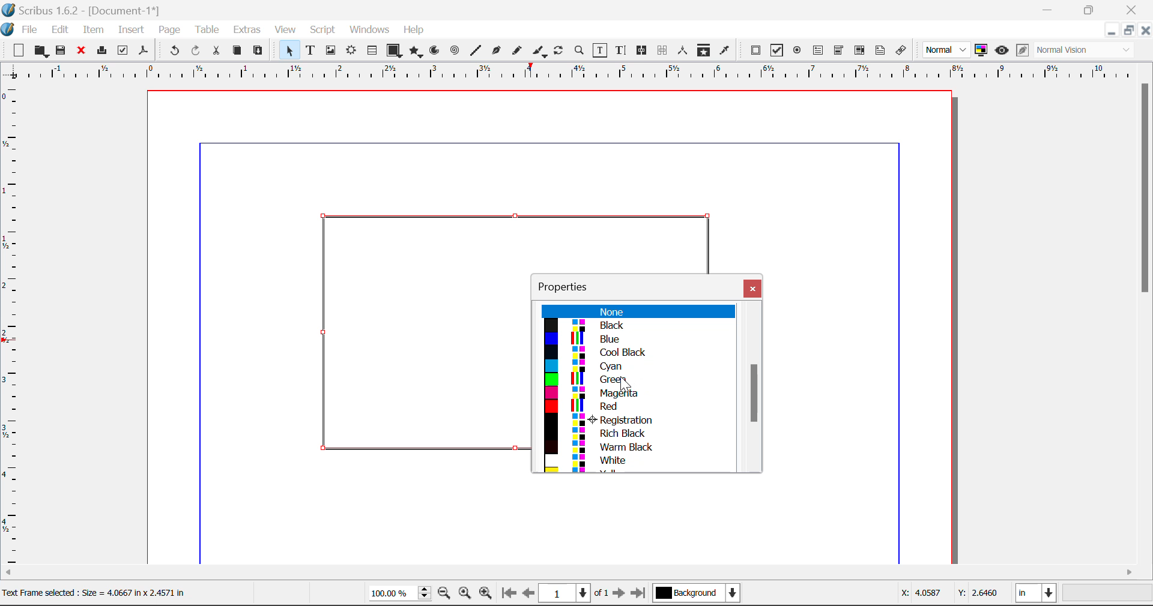  What do you see at coordinates (82, 51) in the screenshot?
I see `Discard` at bounding box center [82, 51].